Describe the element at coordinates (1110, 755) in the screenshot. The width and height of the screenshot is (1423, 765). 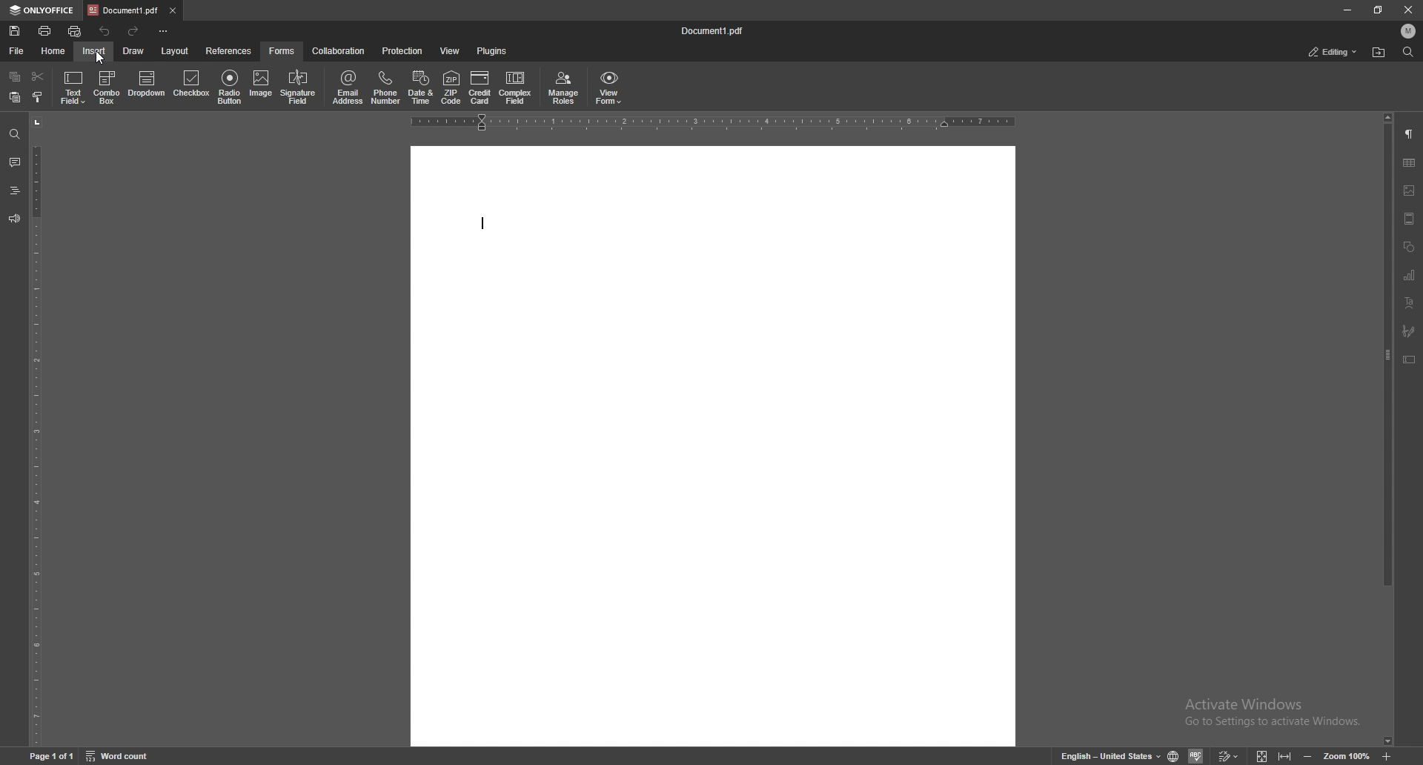
I see `change text language` at that location.